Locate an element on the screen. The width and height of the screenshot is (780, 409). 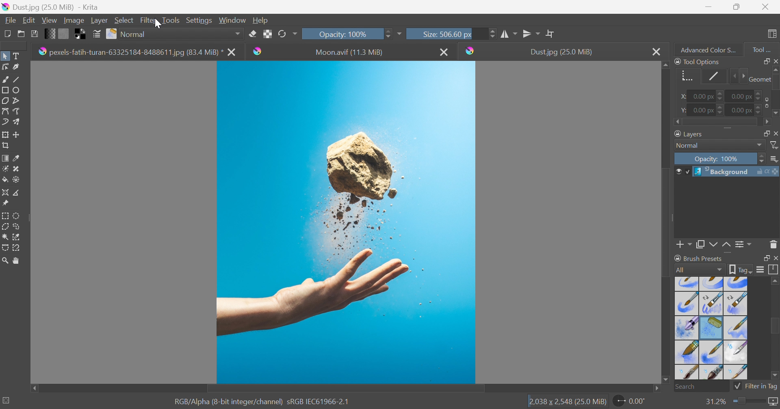
Open an existing document is located at coordinates (22, 34).